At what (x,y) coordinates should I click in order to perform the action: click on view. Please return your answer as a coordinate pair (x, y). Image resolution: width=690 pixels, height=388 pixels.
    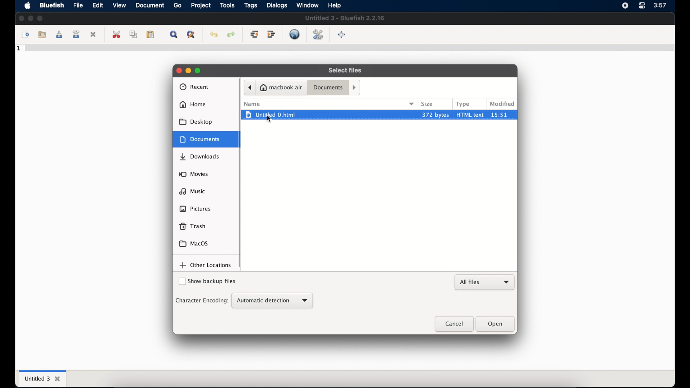
    Looking at the image, I should click on (119, 5).